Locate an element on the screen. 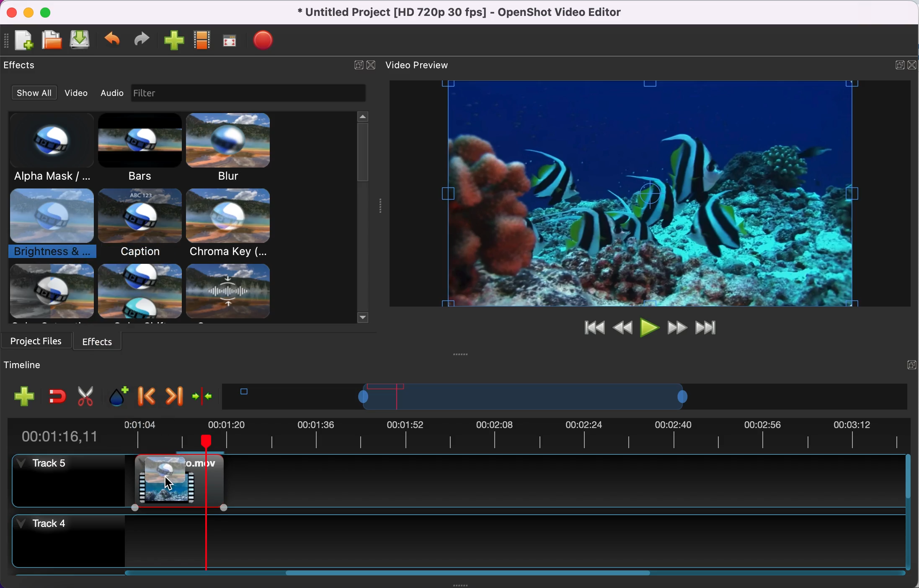 This screenshot has height=588, width=919. open file is located at coordinates (51, 39).